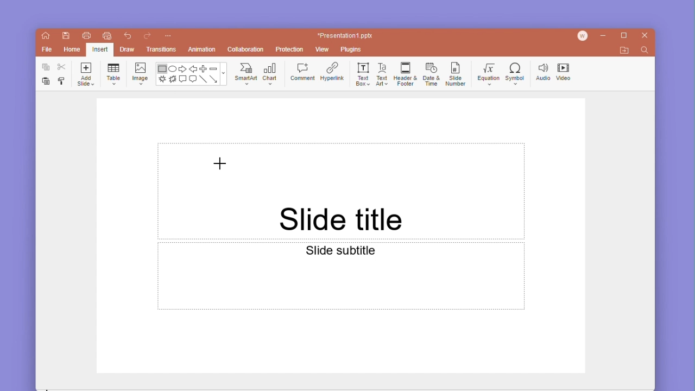 The image size is (695, 391). I want to click on back arrow, so click(192, 68).